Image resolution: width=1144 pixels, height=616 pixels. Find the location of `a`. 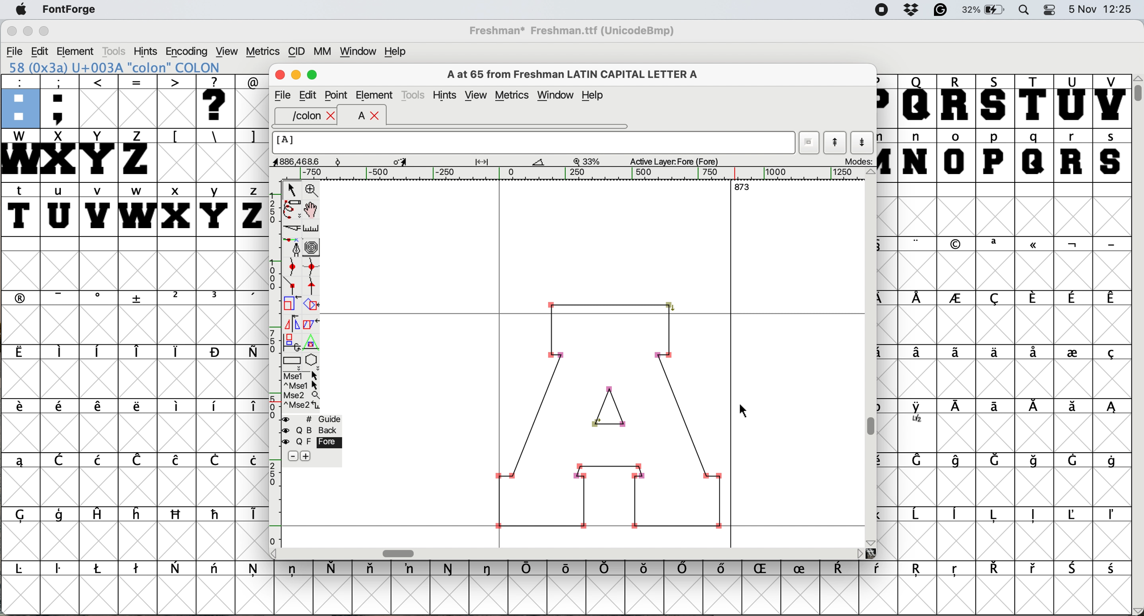

a is located at coordinates (356, 117).